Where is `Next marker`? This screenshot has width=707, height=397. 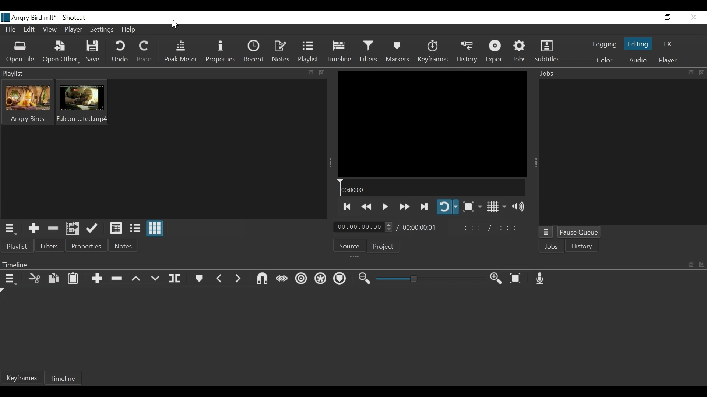 Next marker is located at coordinates (239, 279).